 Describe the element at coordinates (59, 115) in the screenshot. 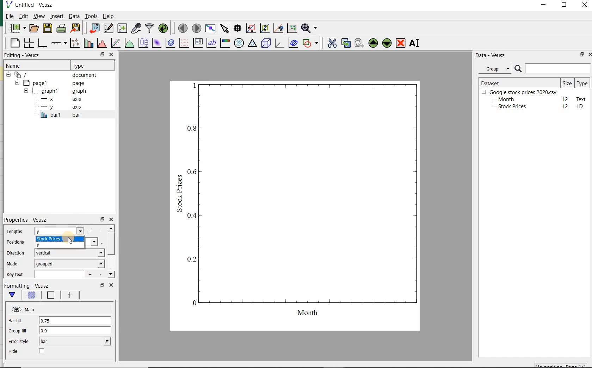

I see `bar1` at that location.